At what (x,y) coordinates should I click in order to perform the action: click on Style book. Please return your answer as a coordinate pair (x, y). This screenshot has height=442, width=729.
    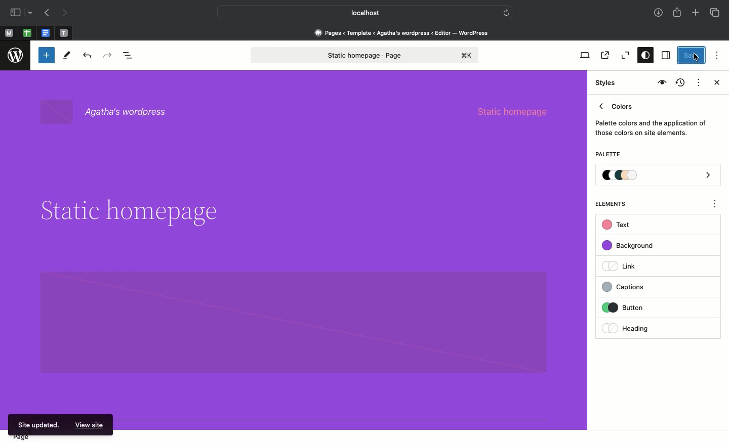
    Looking at the image, I should click on (661, 83).